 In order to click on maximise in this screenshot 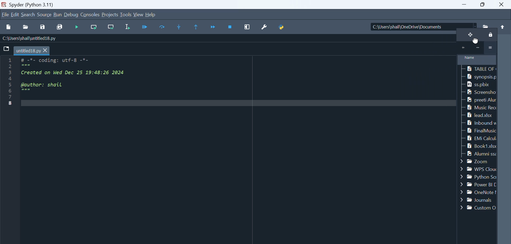, I will do `click(485, 5)`.